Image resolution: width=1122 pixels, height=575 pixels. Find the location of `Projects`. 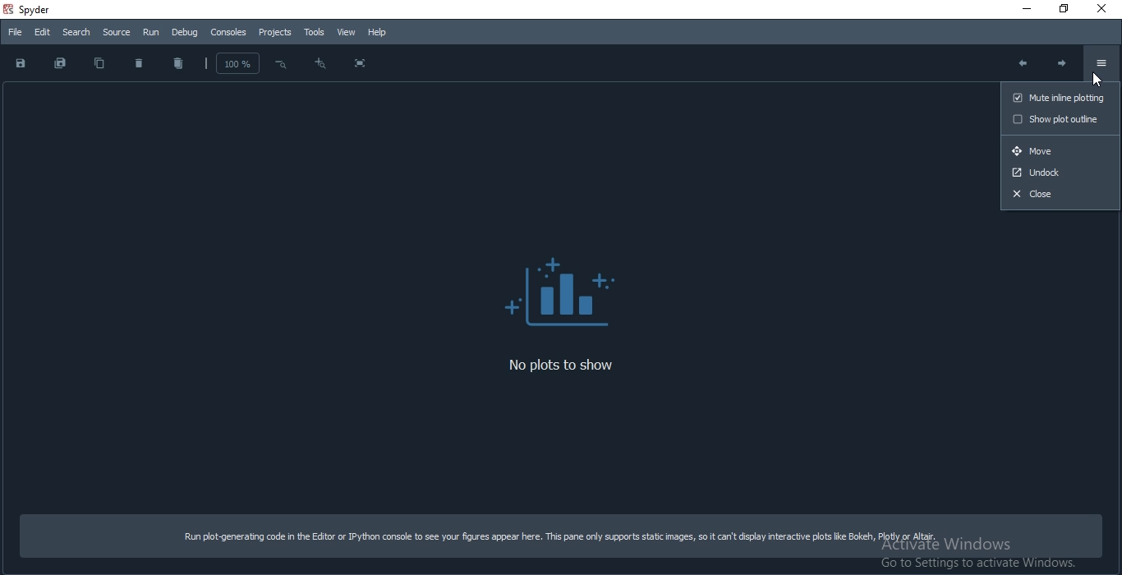

Projects is located at coordinates (275, 32).